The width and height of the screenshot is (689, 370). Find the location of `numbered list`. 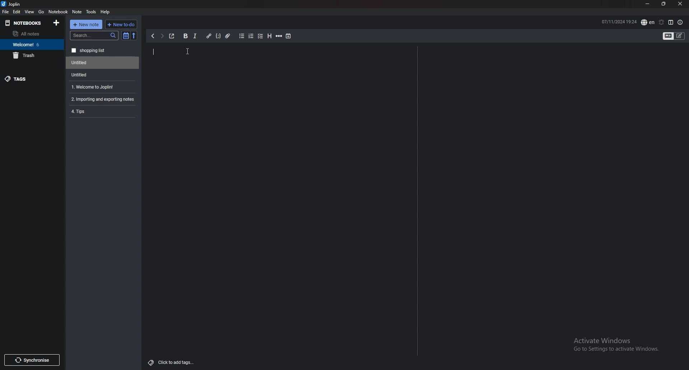

numbered list is located at coordinates (250, 36).